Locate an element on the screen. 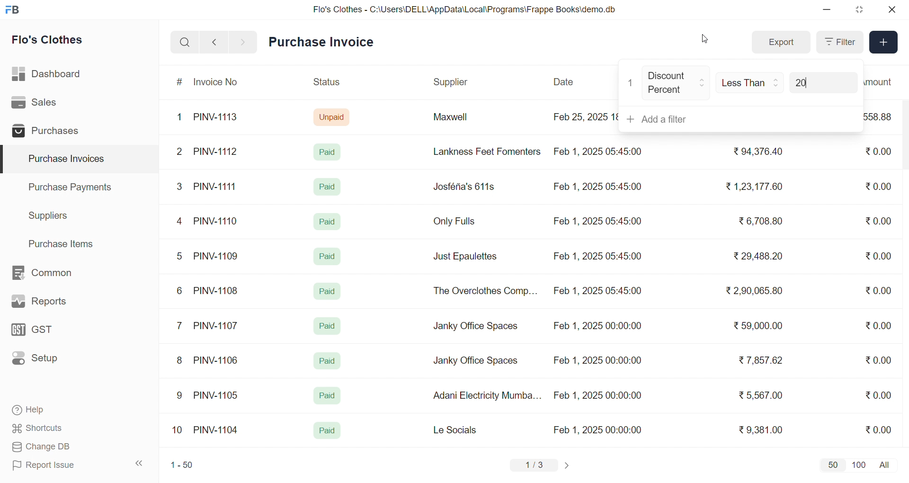 The width and height of the screenshot is (909, 483). Common is located at coordinates (52, 273).